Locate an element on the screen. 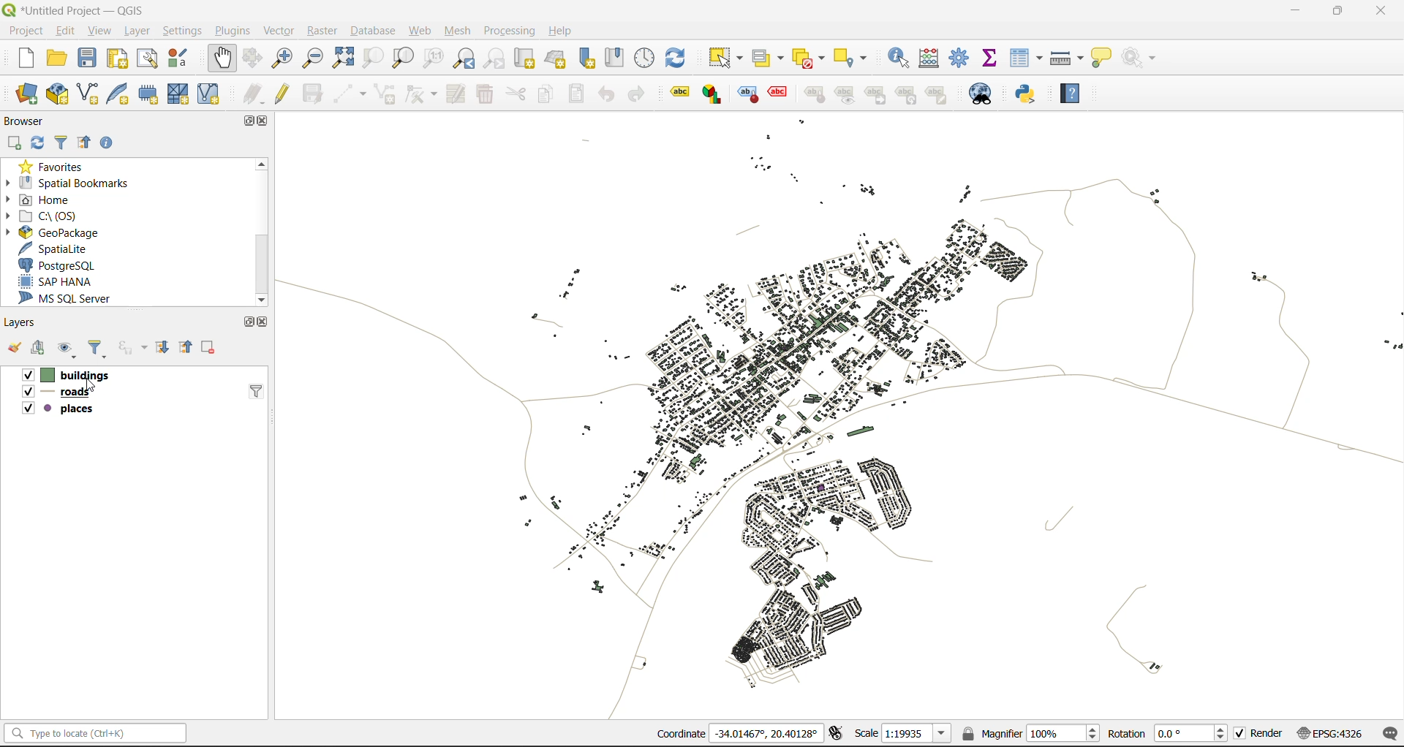  coordinates is located at coordinates (740, 735).